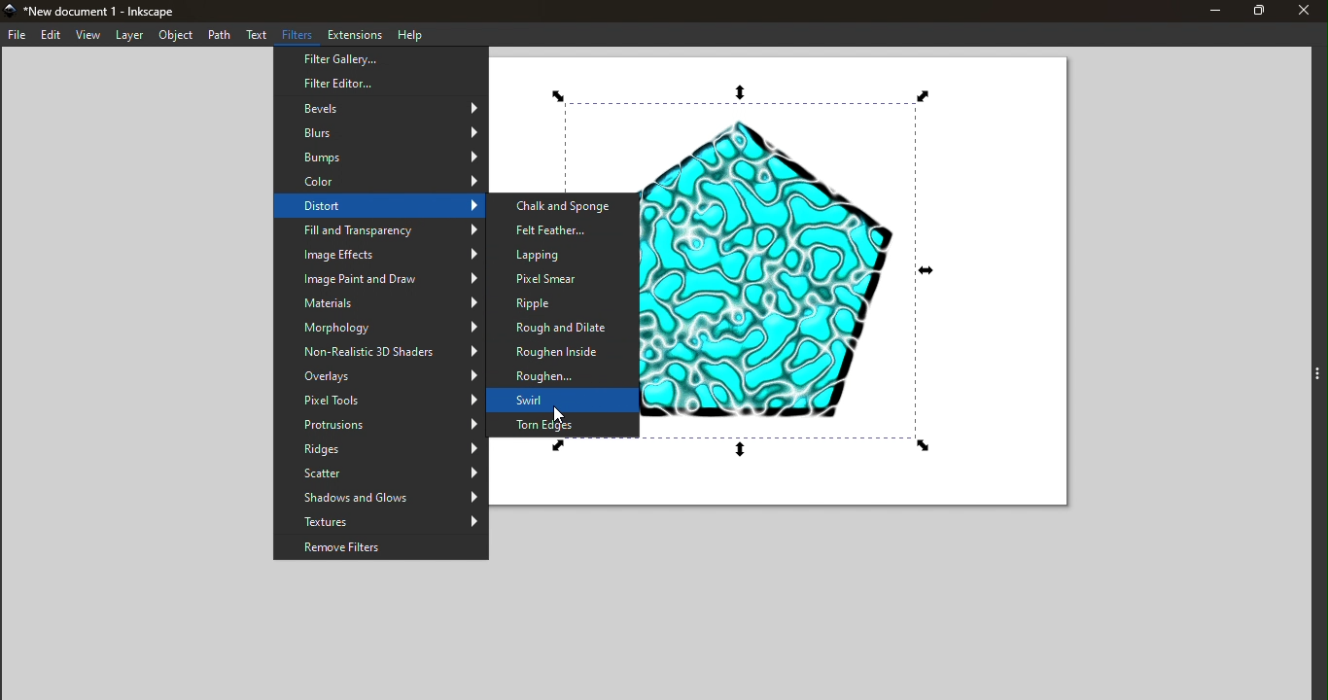 The width and height of the screenshot is (1328, 700). Describe the element at coordinates (380, 472) in the screenshot. I see `Scatter` at that location.